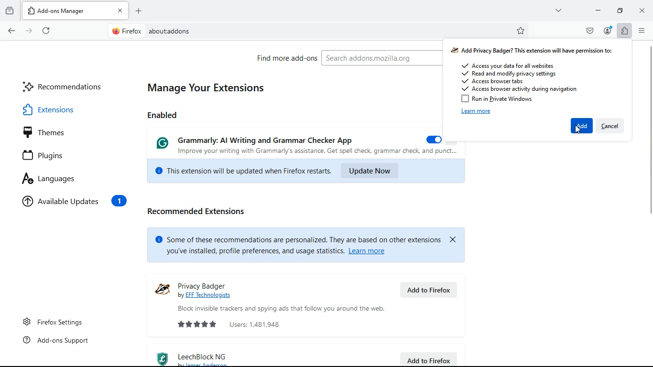 The height and width of the screenshot is (367, 653). Describe the element at coordinates (44, 31) in the screenshot. I see `refresh` at that location.